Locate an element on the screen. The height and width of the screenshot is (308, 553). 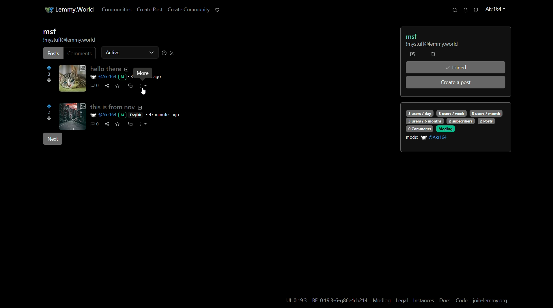
text is located at coordinates (340, 301).